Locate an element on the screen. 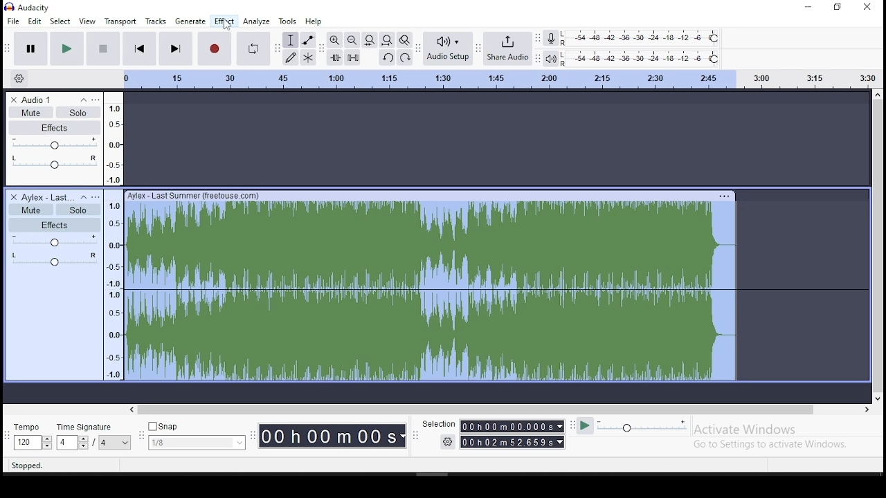 Image resolution: width=886 pixels, height=498 pixels. scroll bar is located at coordinates (502, 409).